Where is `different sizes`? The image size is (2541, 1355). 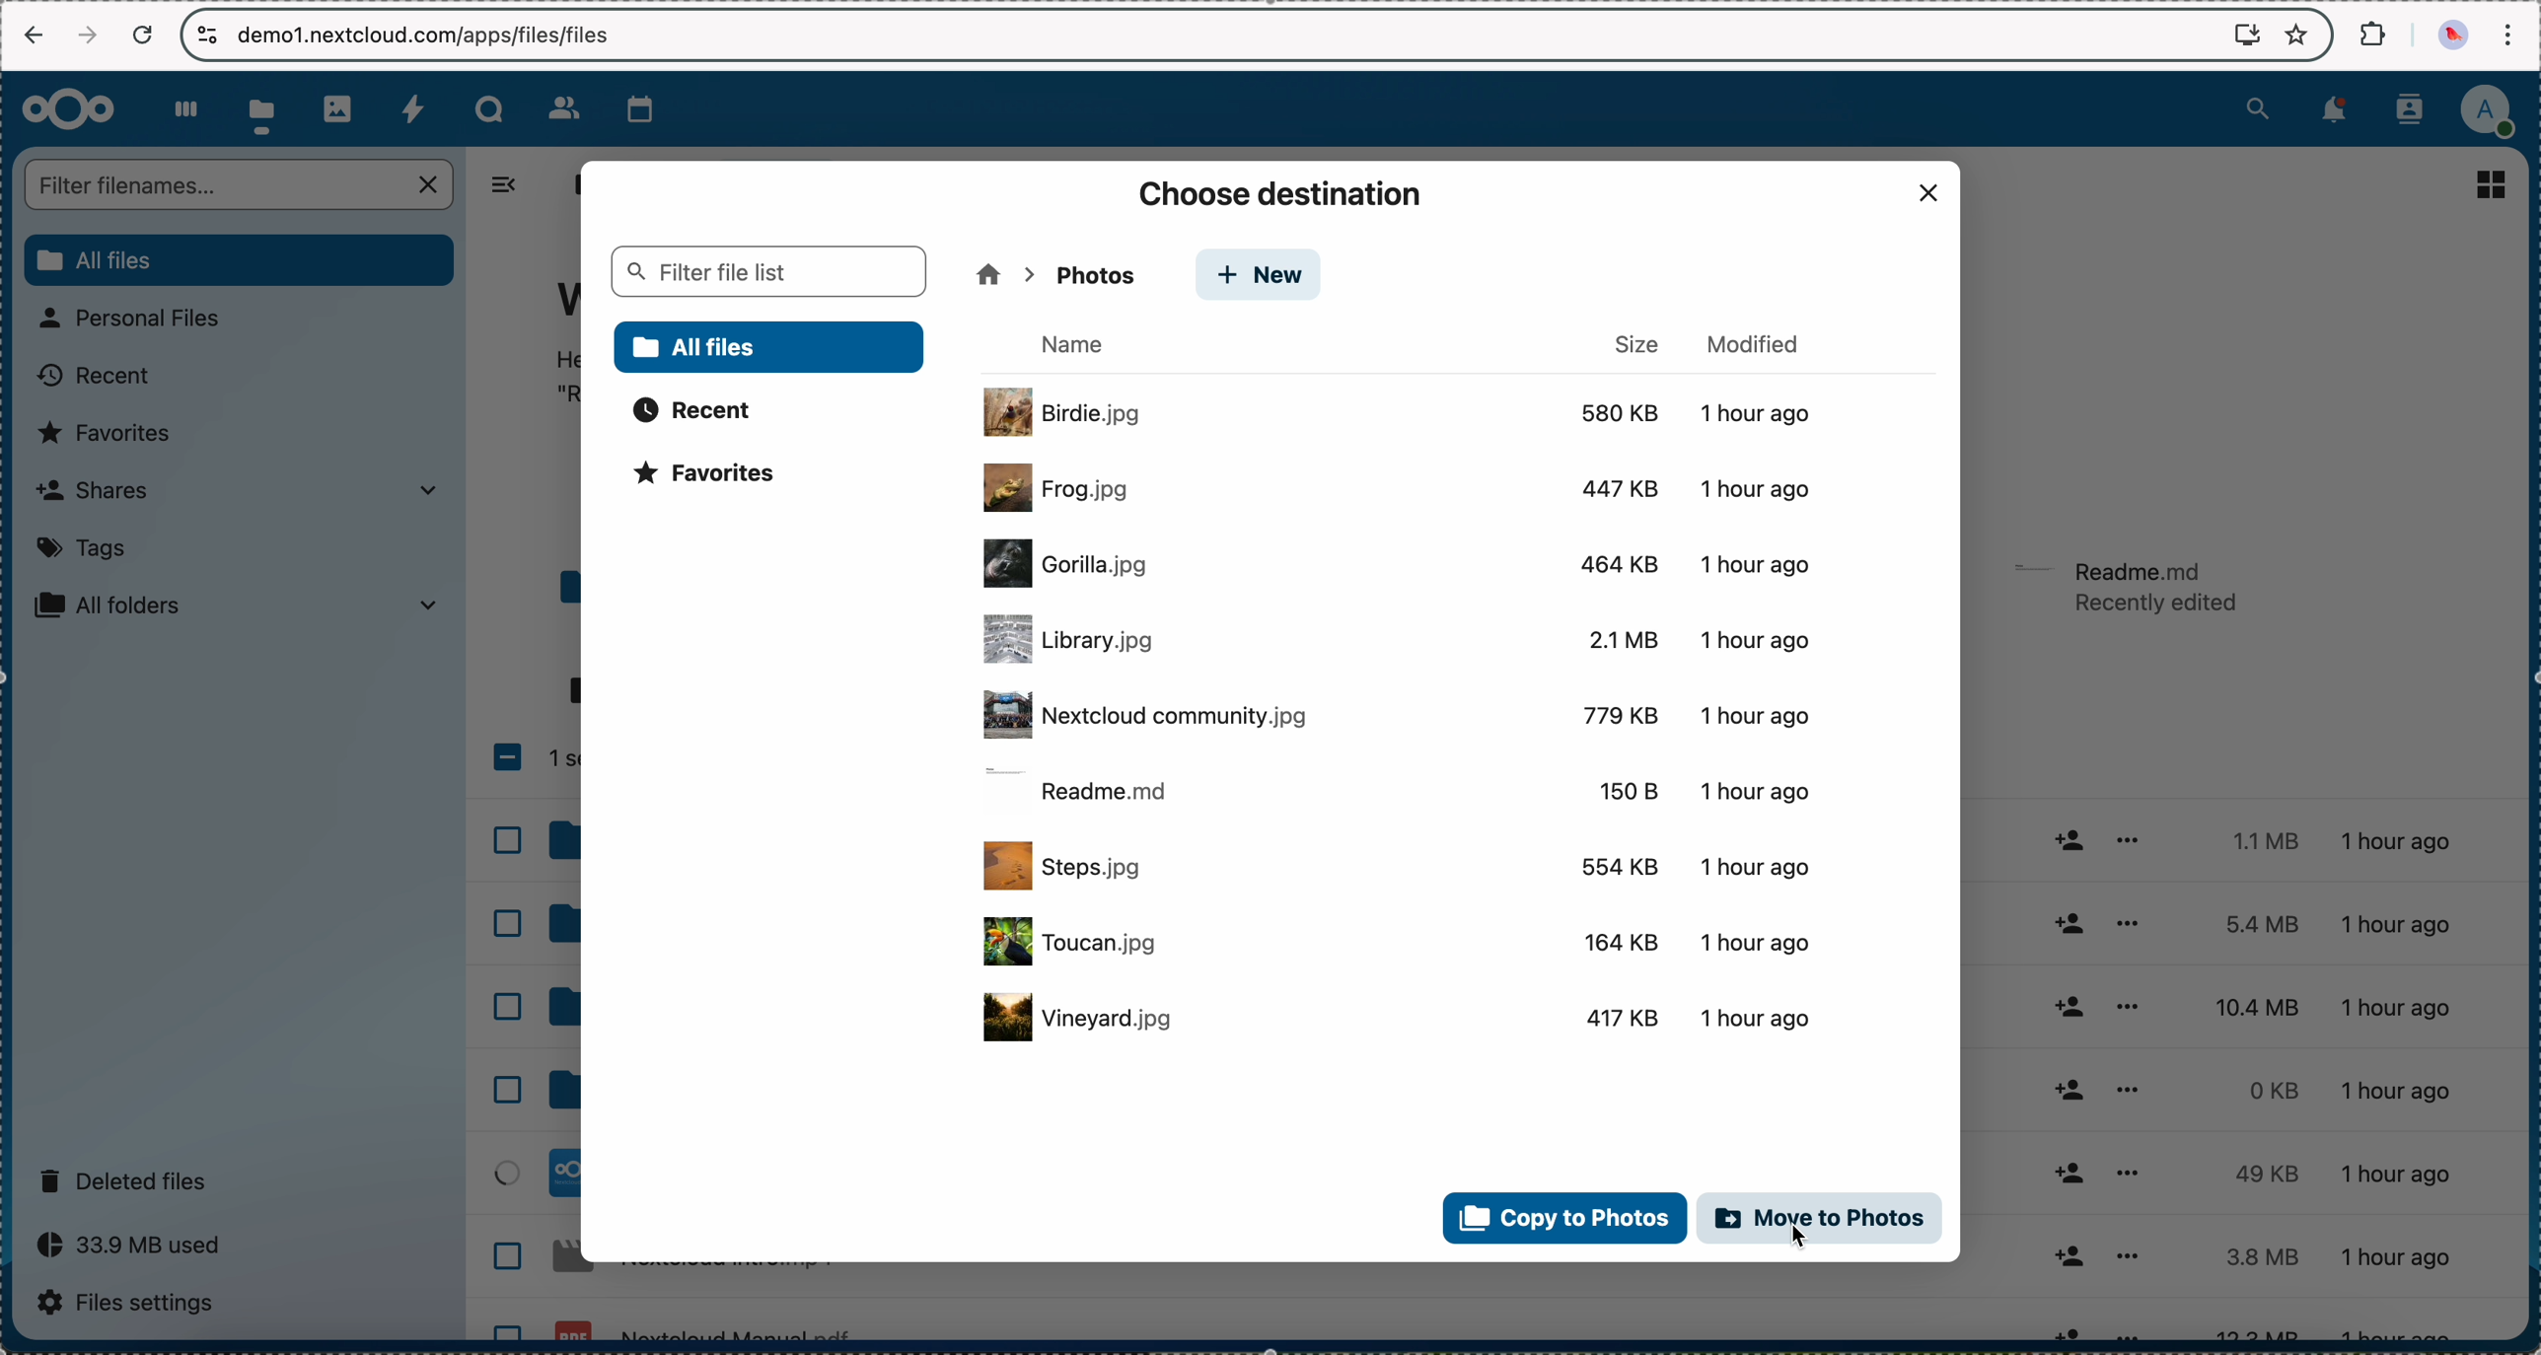
different sizes is located at coordinates (2245, 1083).